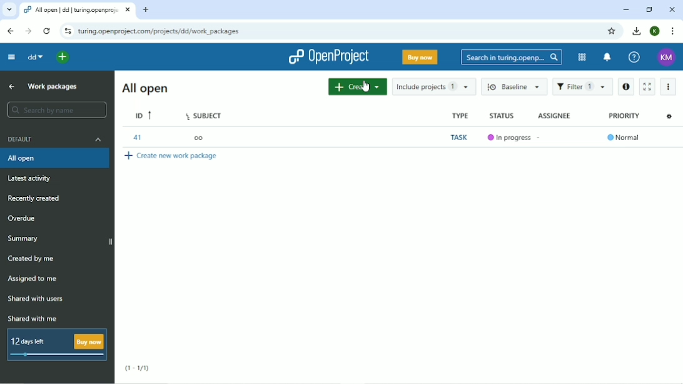  I want to click on Assigned to me, so click(33, 279).